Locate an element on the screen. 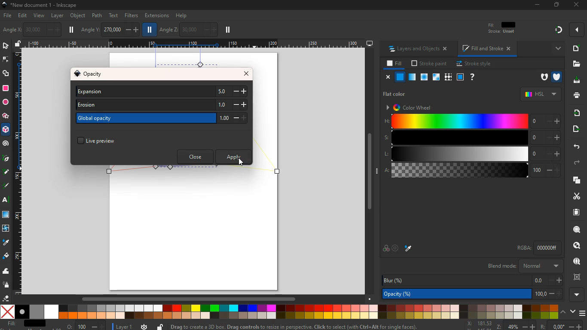  unlock is located at coordinates (160, 326).